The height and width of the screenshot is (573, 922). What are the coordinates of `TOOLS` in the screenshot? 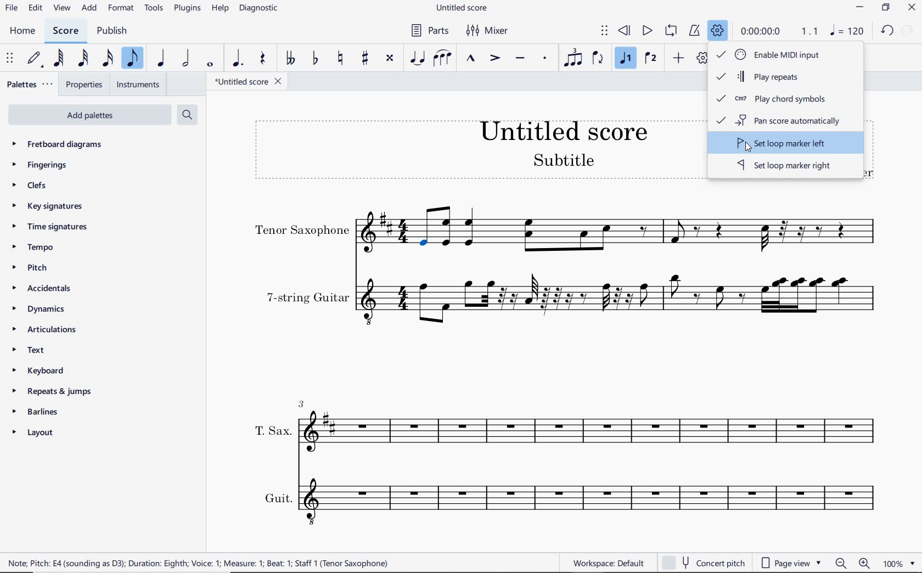 It's located at (155, 9).